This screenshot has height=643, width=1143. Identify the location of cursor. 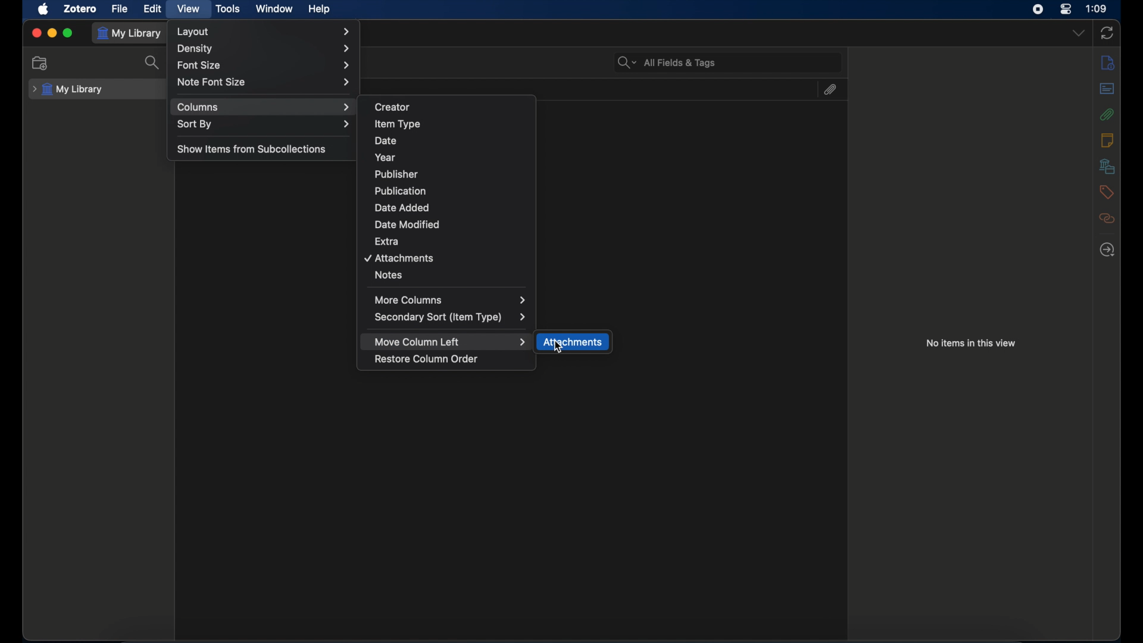
(558, 347).